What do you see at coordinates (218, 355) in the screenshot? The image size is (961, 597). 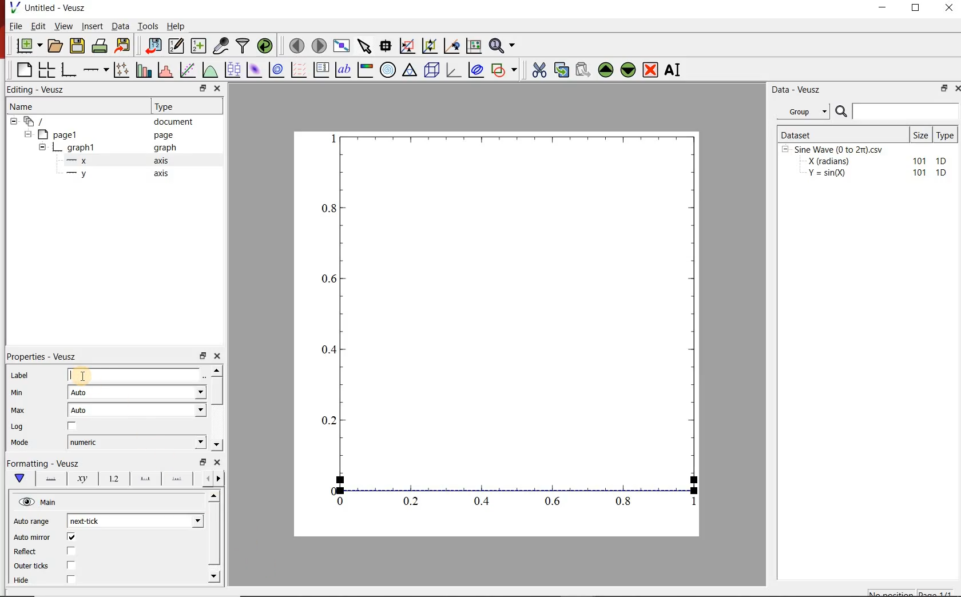 I see `Close` at bounding box center [218, 355].